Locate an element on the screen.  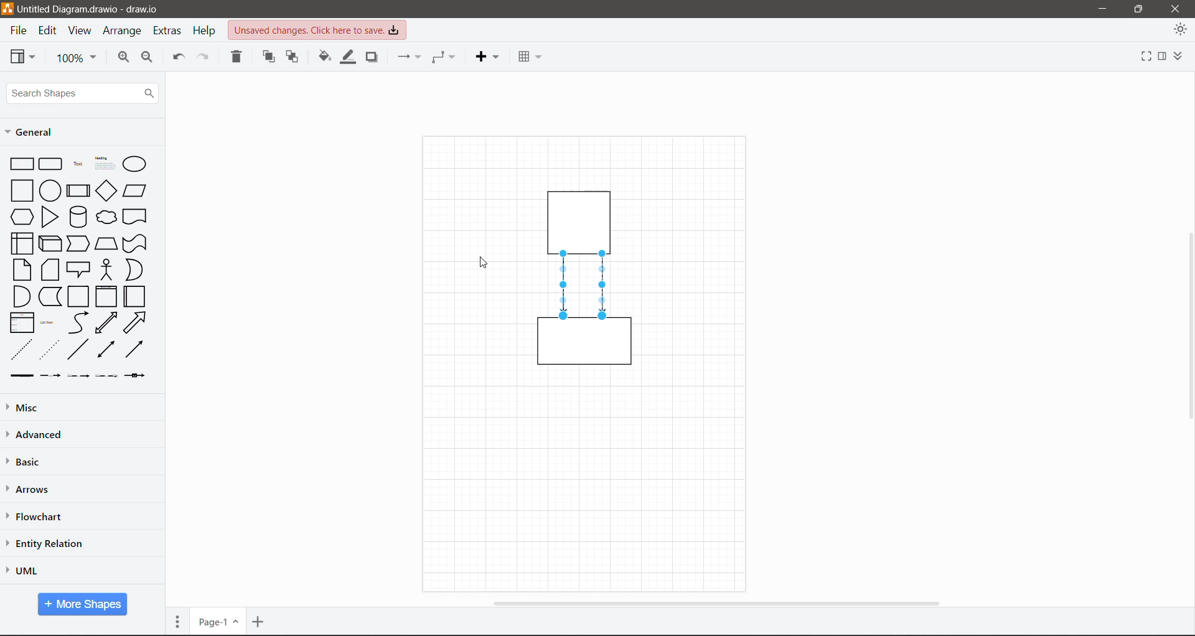
More Shapes is located at coordinates (83, 604).